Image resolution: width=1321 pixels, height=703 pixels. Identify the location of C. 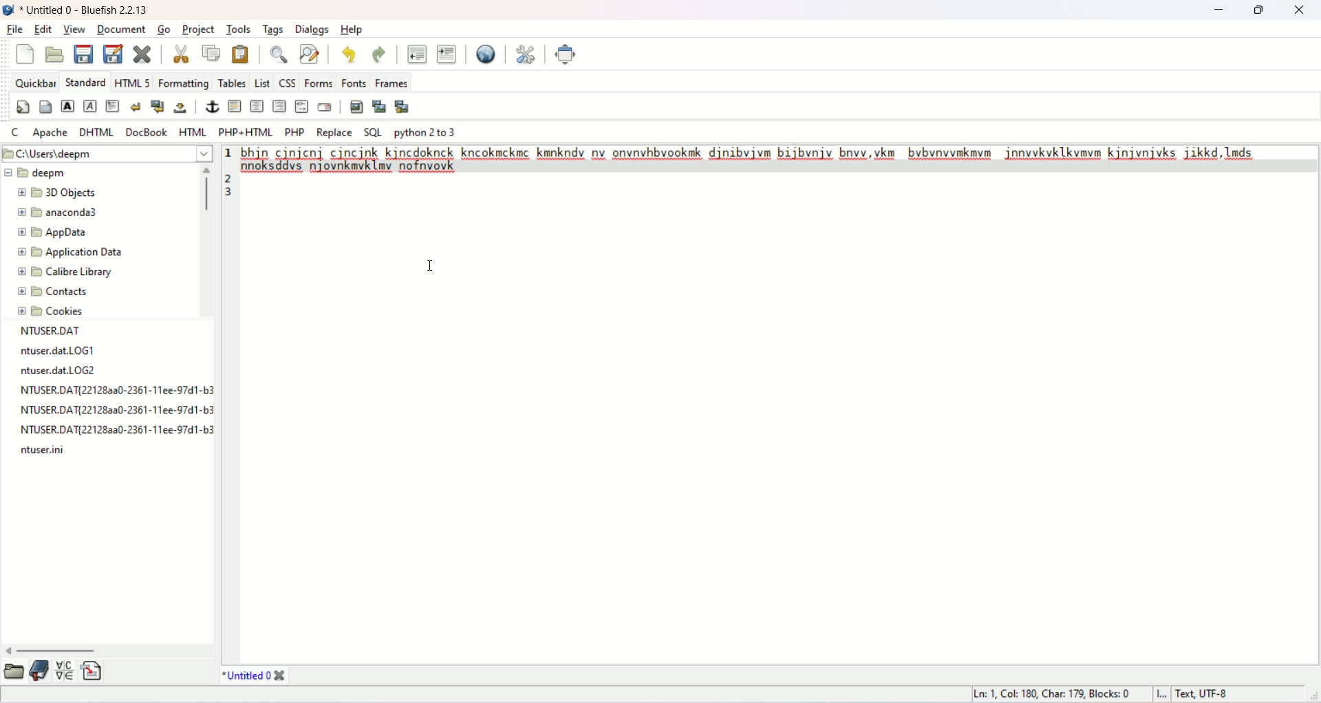
(19, 134).